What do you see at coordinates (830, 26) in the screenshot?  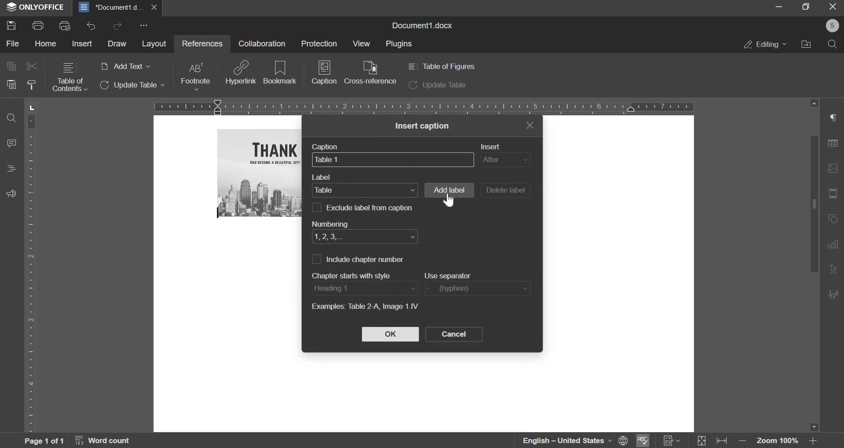 I see `profile` at bounding box center [830, 26].